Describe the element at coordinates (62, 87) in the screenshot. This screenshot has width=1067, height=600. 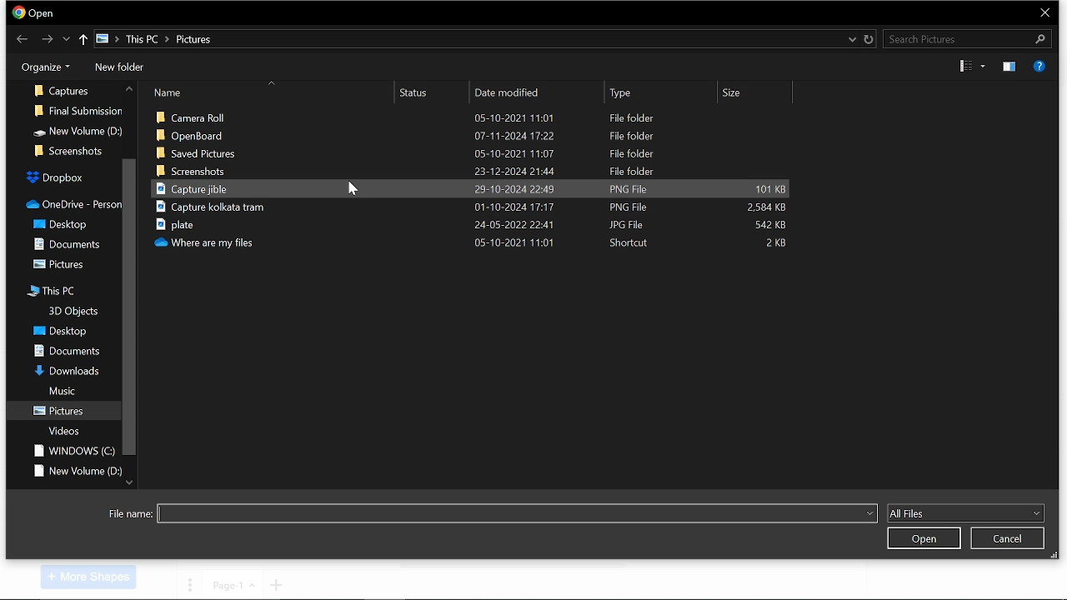
I see `folders` at that location.